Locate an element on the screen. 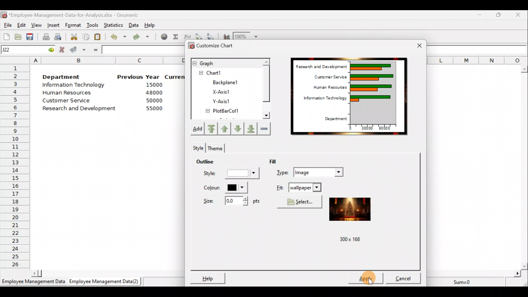  Sort in descending order is located at coordinates (211, 35).